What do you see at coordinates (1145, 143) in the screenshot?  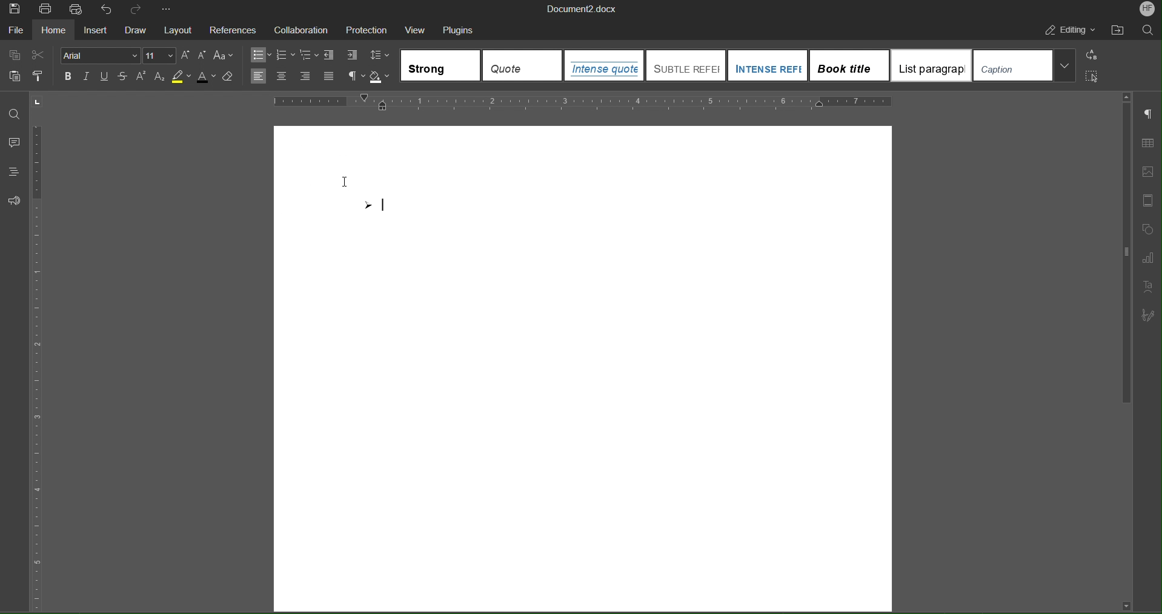 I see `Table Settings` at bounding box center [1145, 143].